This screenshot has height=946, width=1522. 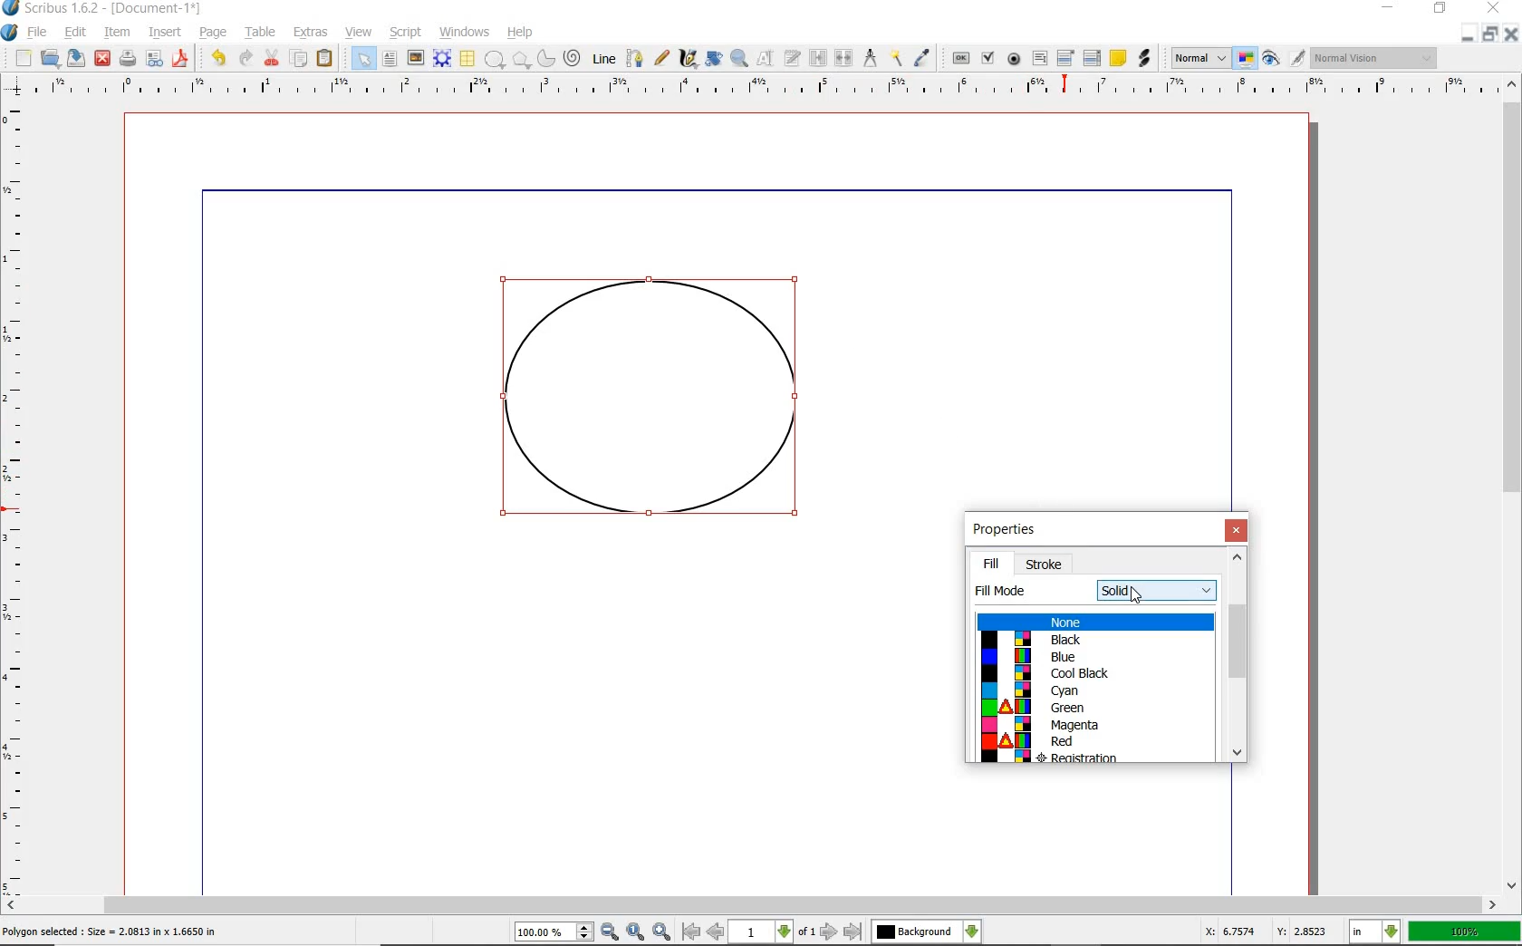 I want to click on fill, so click(x=991, y=564).